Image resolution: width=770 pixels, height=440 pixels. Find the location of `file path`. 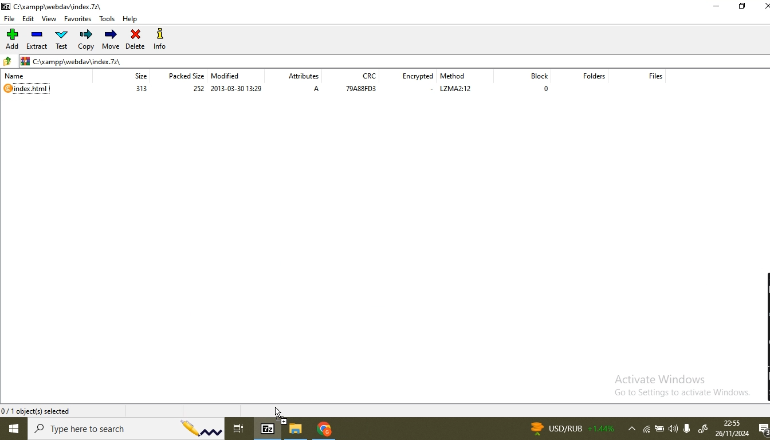

file path is located at coordinates (394, 59).